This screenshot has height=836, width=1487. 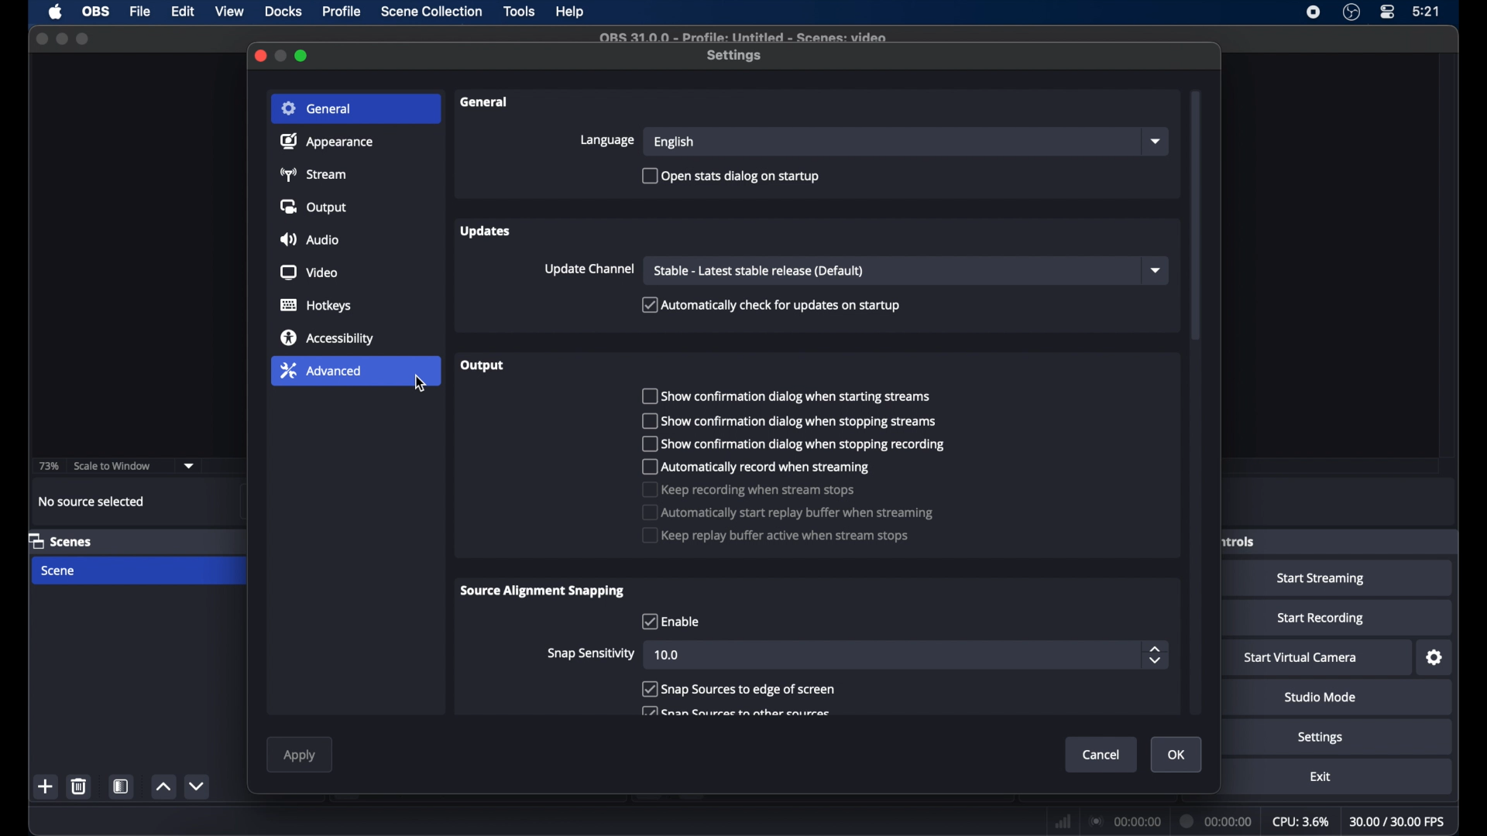 What do you see at coordinates (90, 501) in the screenshot?
I see `no source selected` at bounding box center [90, 501].